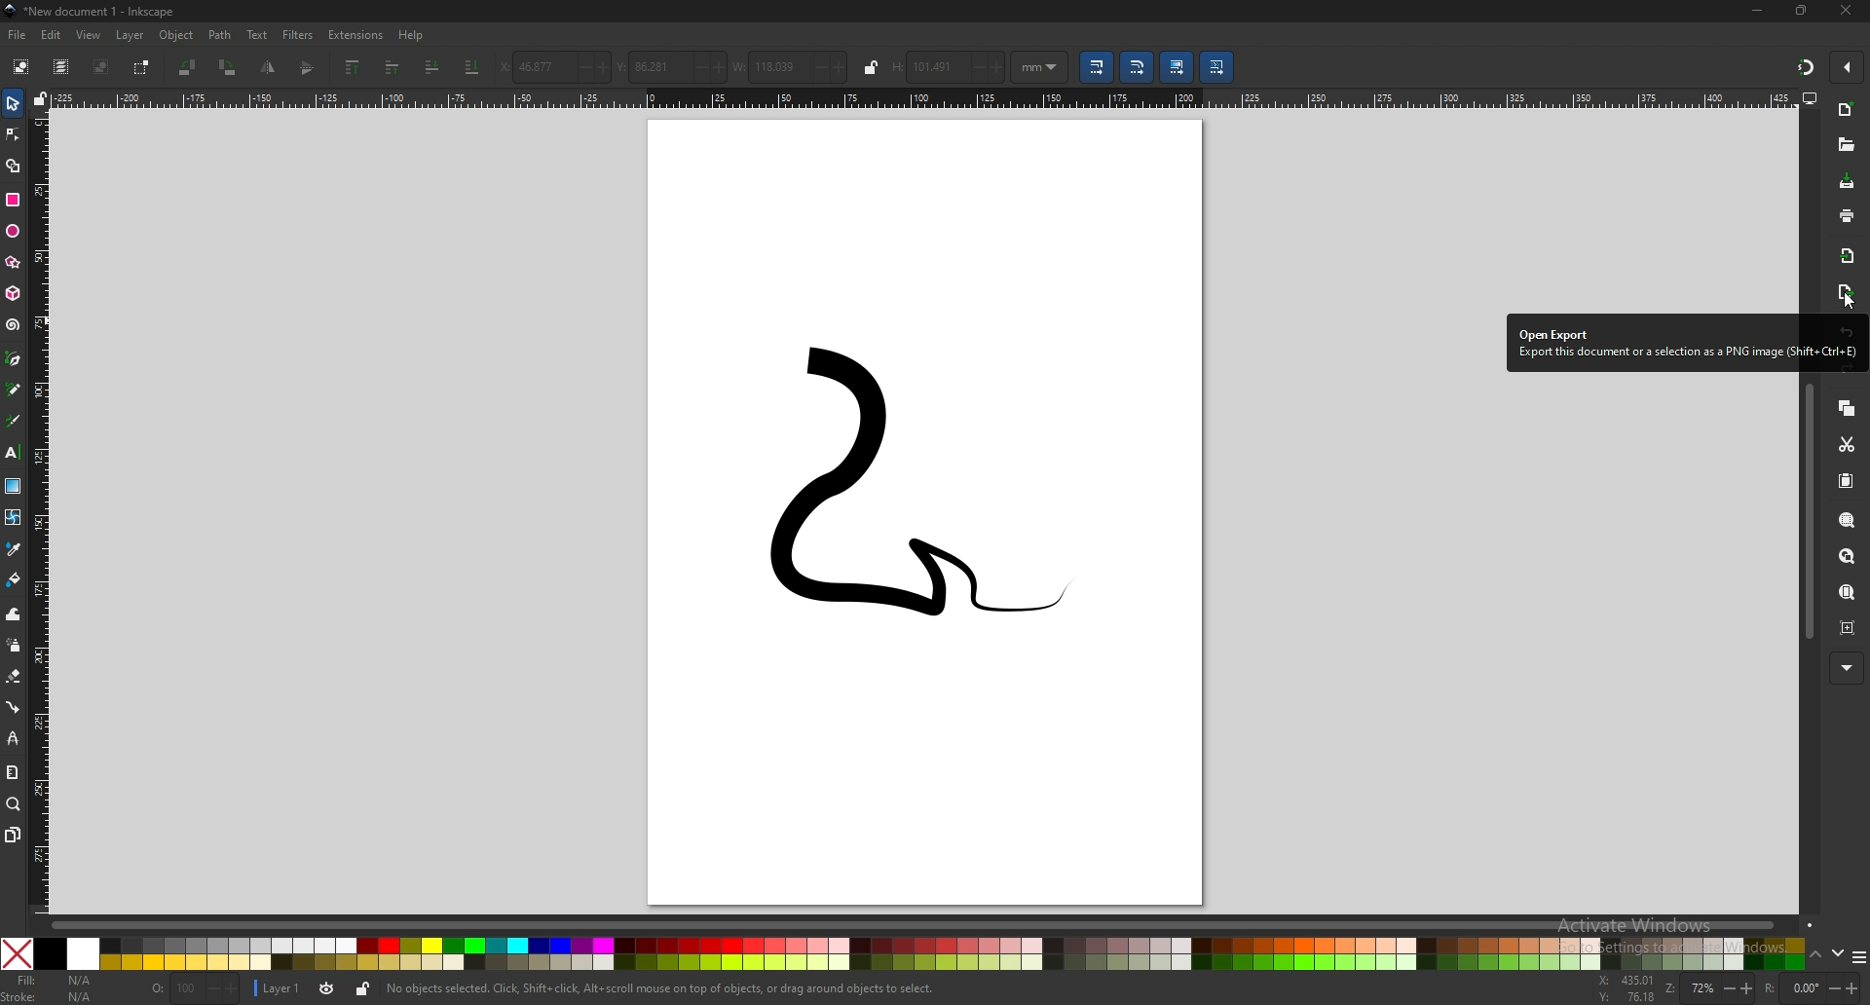  Describe the element at coordinates (13, 165) in the screenshot. I see `shape builder` at that location.